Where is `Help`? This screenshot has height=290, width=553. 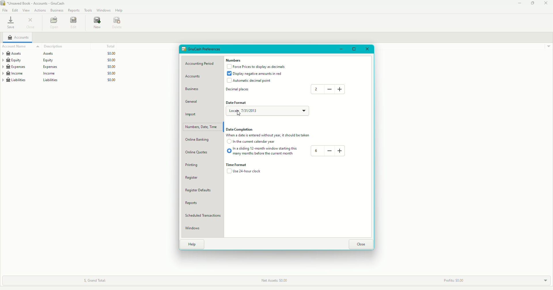 Help is located at coordinates (120, 10).